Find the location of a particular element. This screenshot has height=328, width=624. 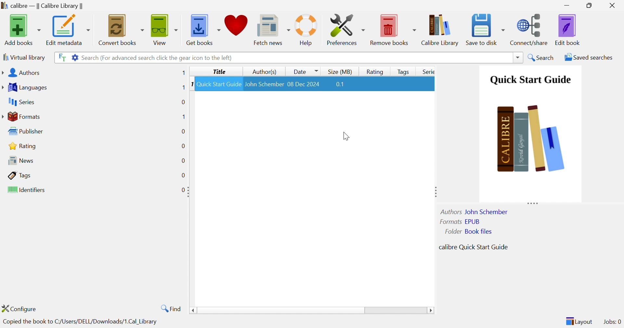

Expand is located at coordinates (435, 191).